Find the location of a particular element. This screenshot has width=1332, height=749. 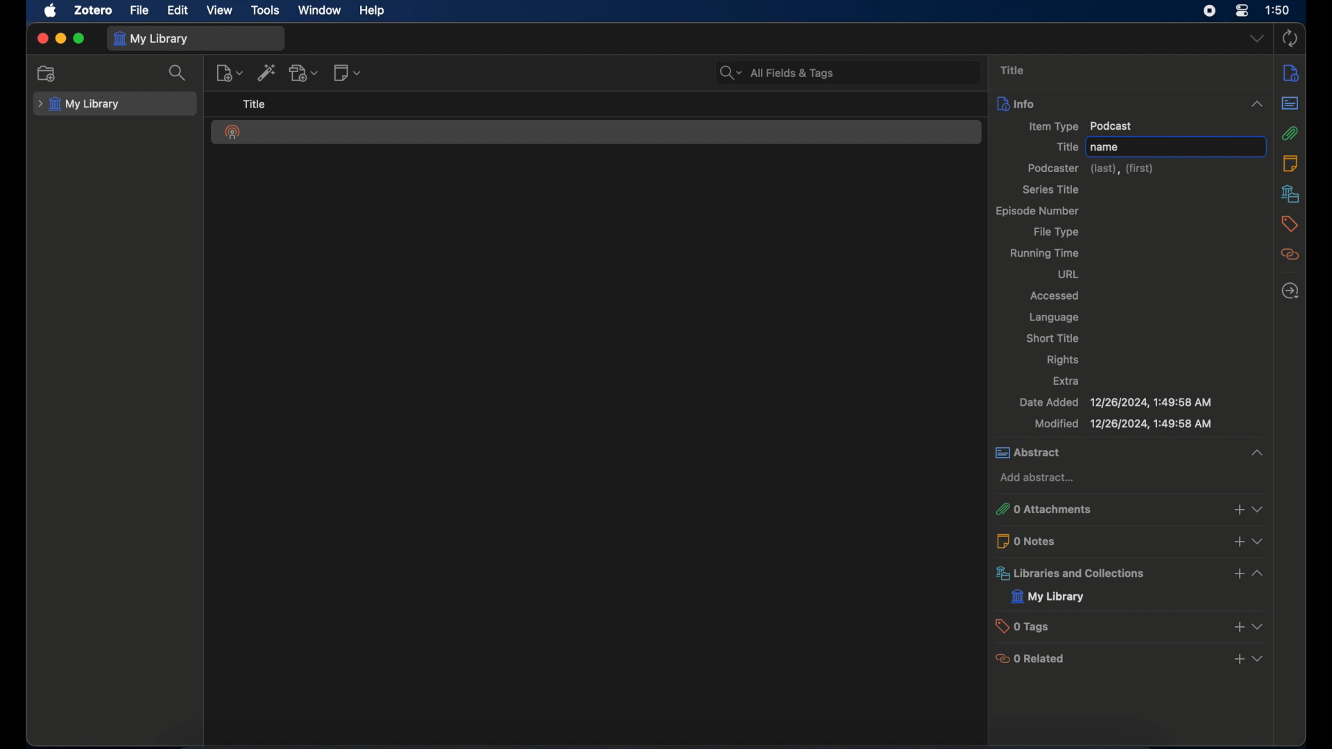

name is located at coordinates (1175, 145).